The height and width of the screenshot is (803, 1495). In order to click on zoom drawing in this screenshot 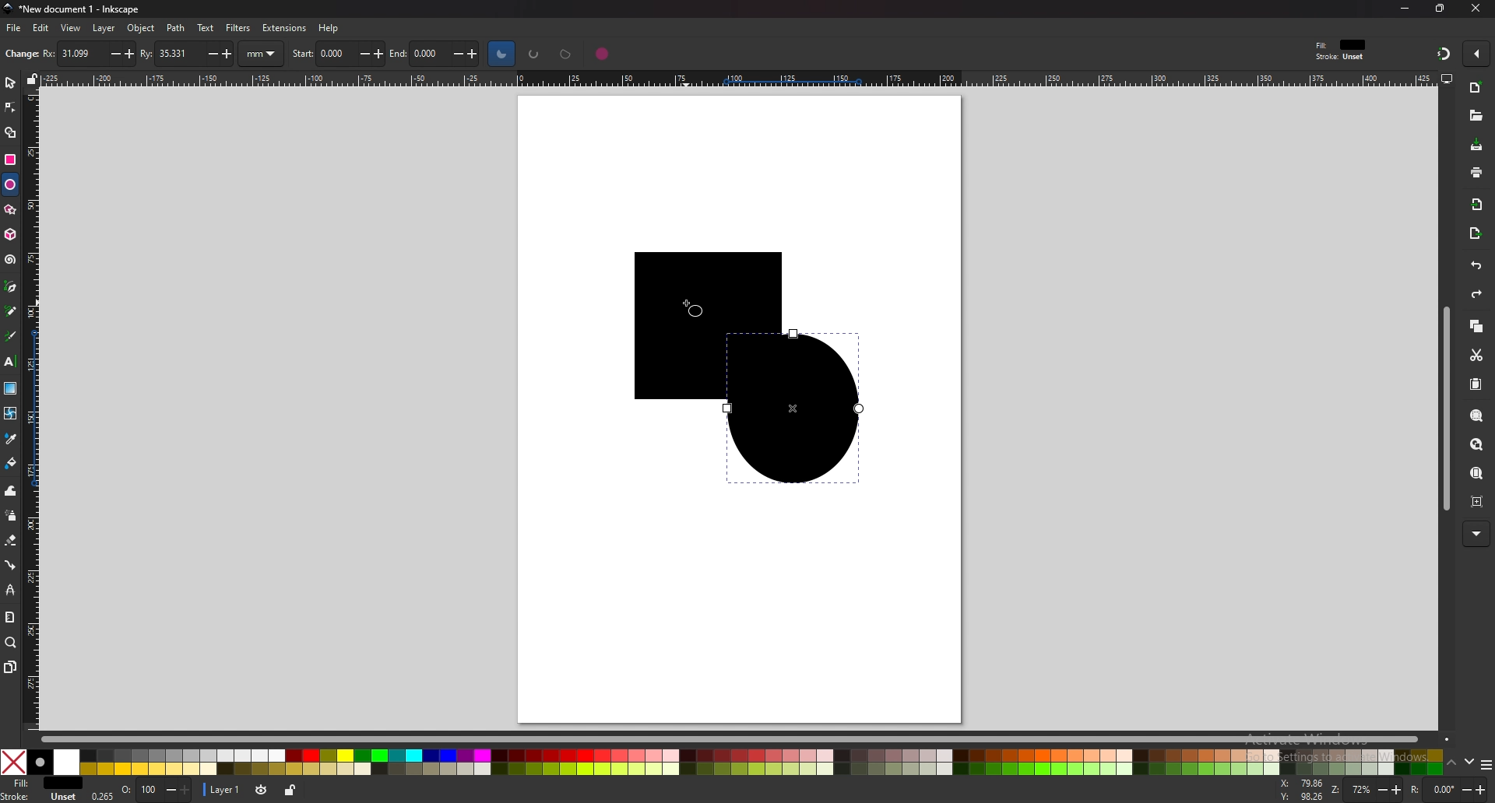, I will do `click(1477, 444)`.